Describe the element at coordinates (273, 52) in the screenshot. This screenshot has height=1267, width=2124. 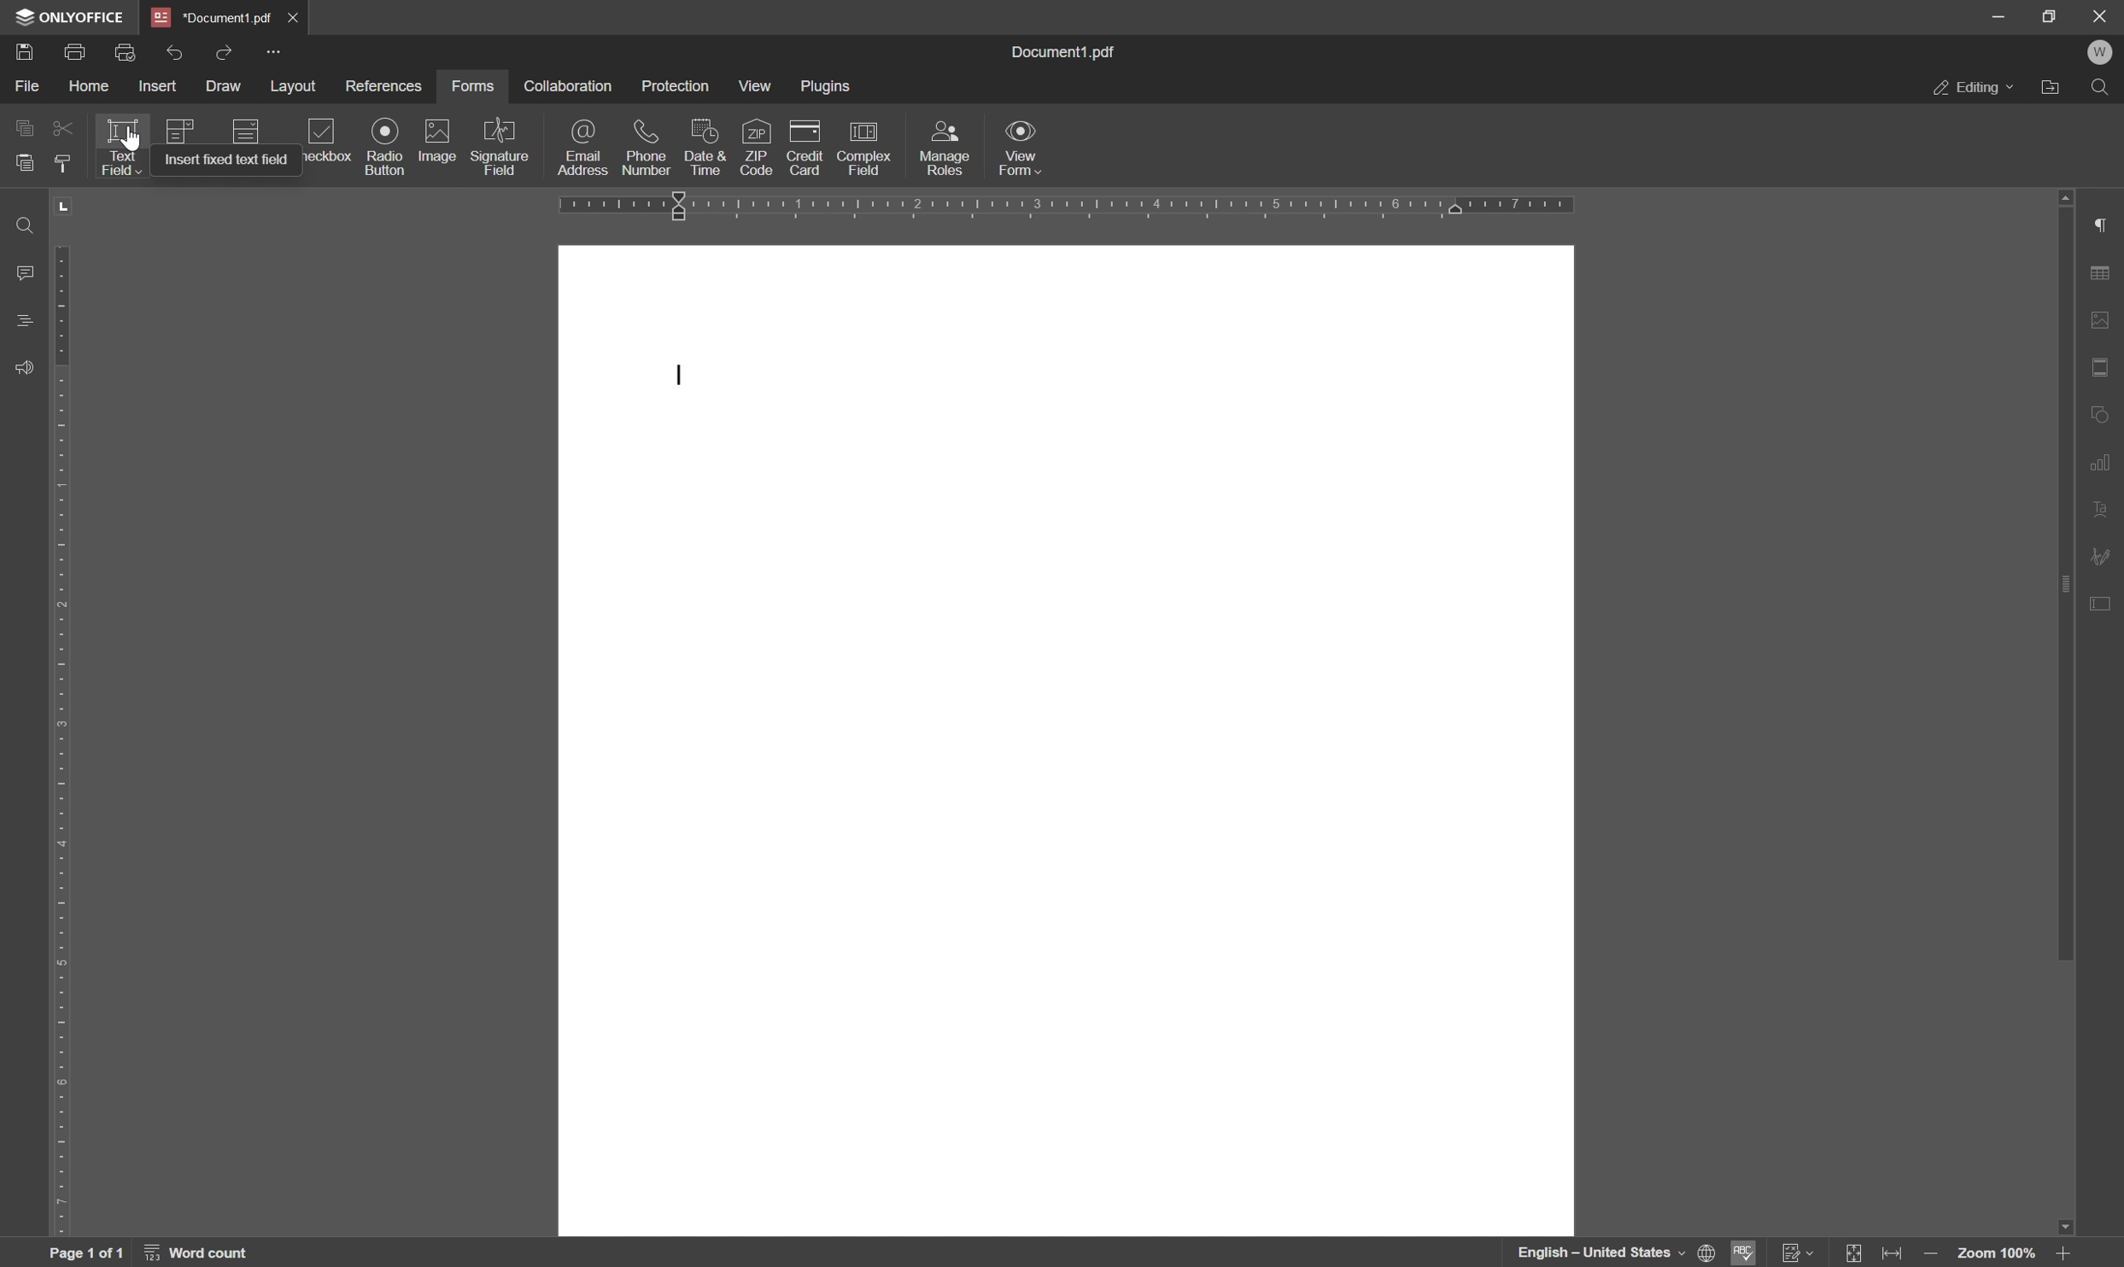
I see `customize quick access toolbar` at that location.